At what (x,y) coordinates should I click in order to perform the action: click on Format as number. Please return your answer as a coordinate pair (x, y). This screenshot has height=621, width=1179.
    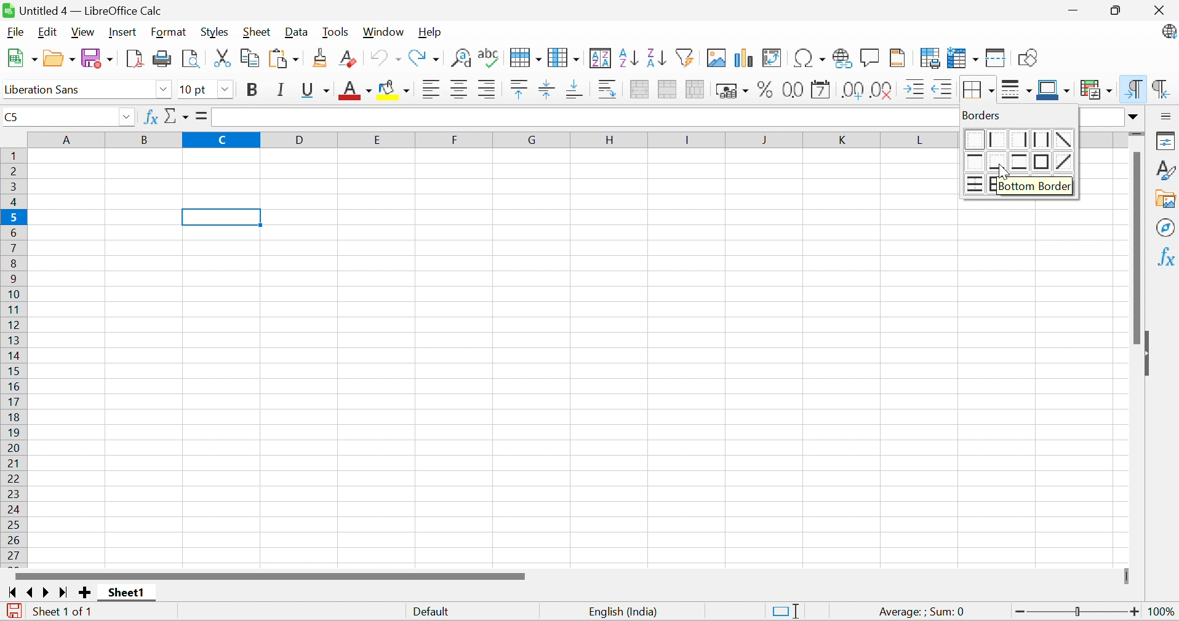
    Looking at the image, I should click on (794, 89).